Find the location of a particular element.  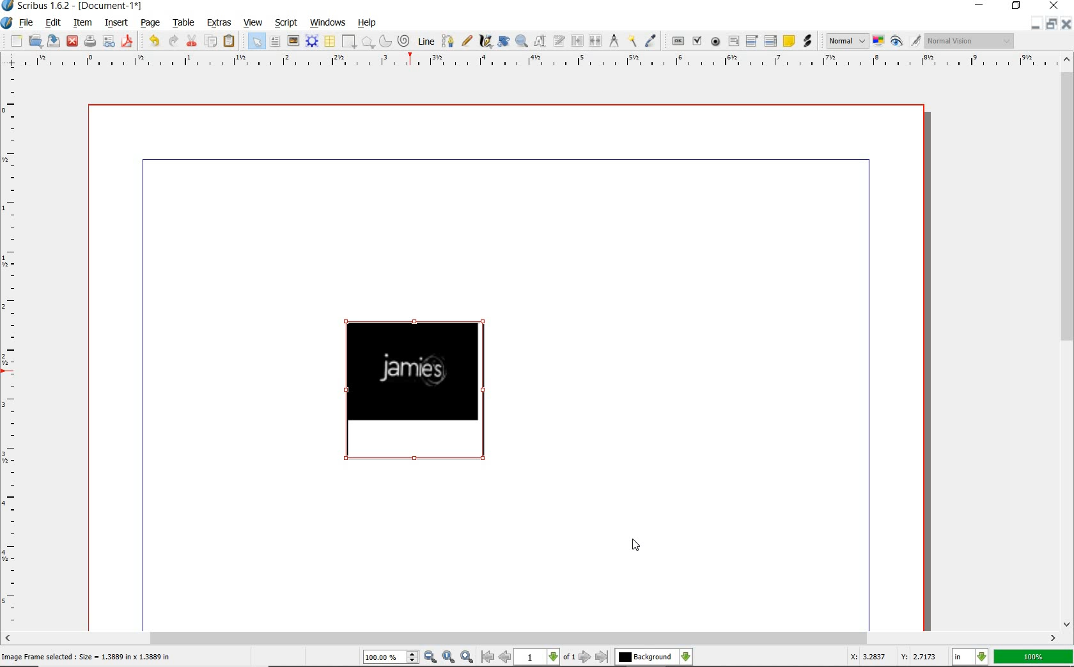

preview mode is located at coordinates (905, 42).